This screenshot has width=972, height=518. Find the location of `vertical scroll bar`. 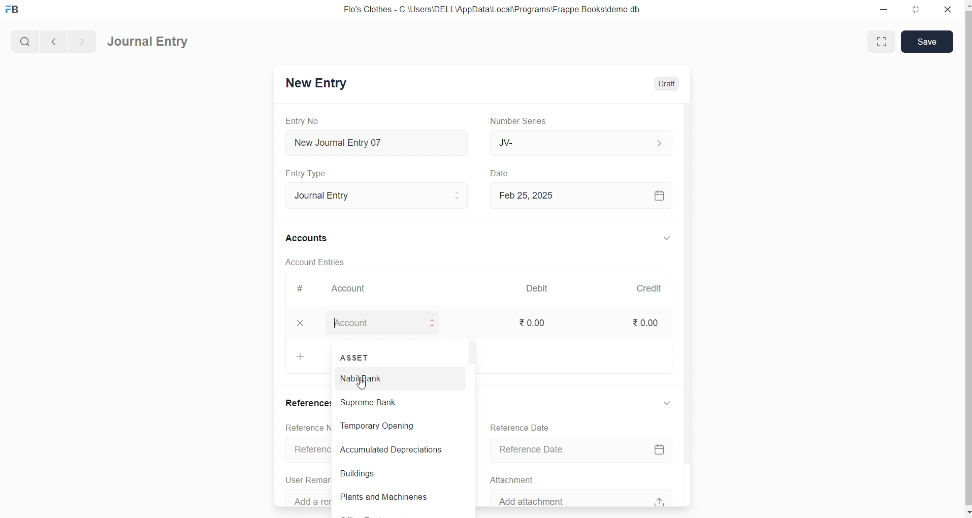

vertical scroll bar is located at coordinates (471, 428).